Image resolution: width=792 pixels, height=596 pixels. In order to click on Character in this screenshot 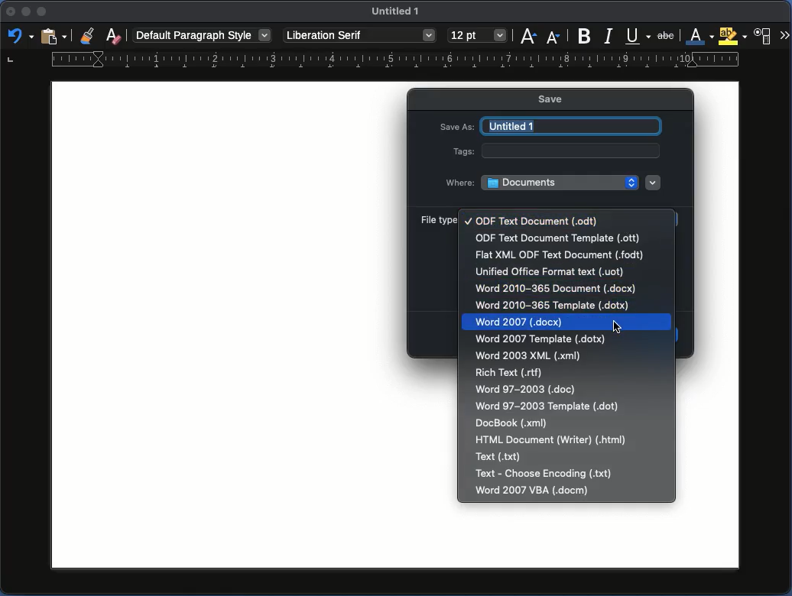, I will do `click(764, 36)`.